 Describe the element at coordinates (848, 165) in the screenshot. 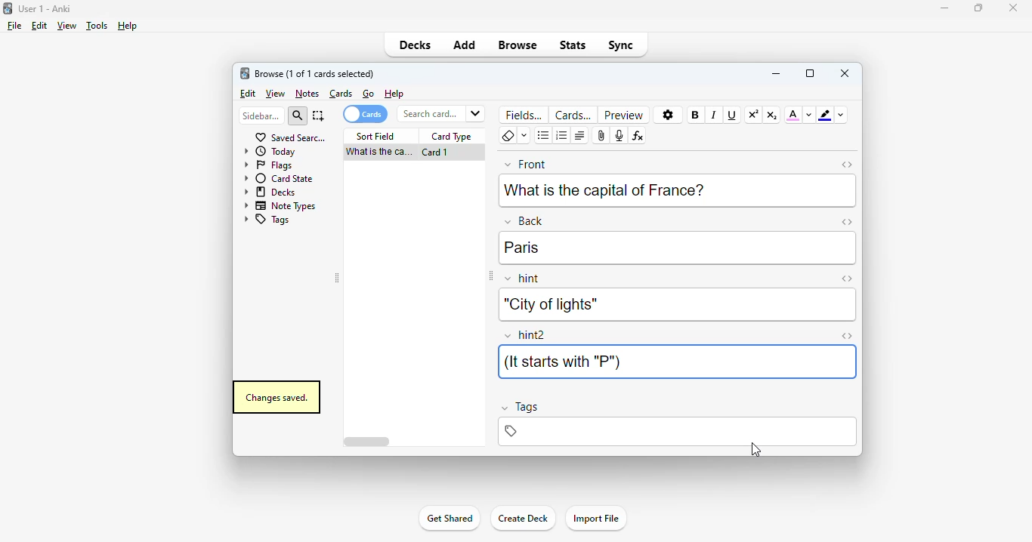

I see `toggle HTML editor` at that location.